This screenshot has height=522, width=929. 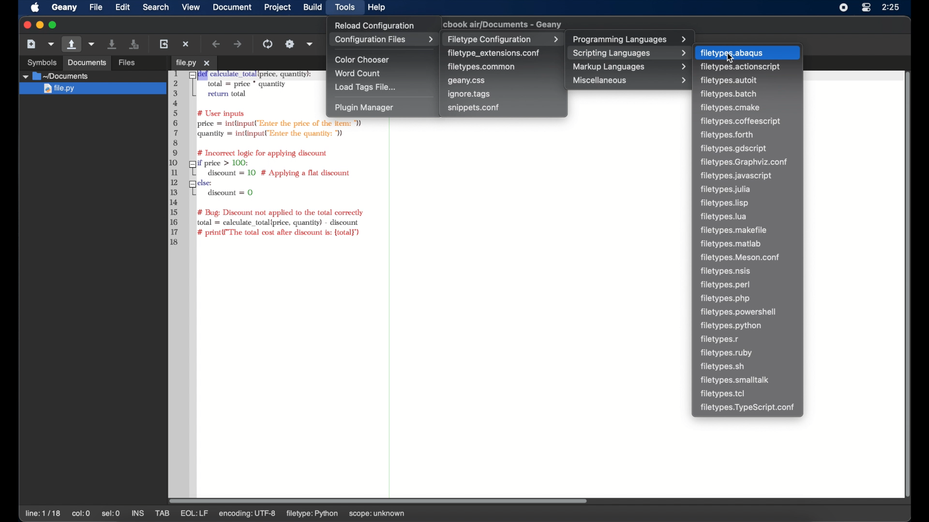 I want to click on minimize, so click(x=39, y=25).